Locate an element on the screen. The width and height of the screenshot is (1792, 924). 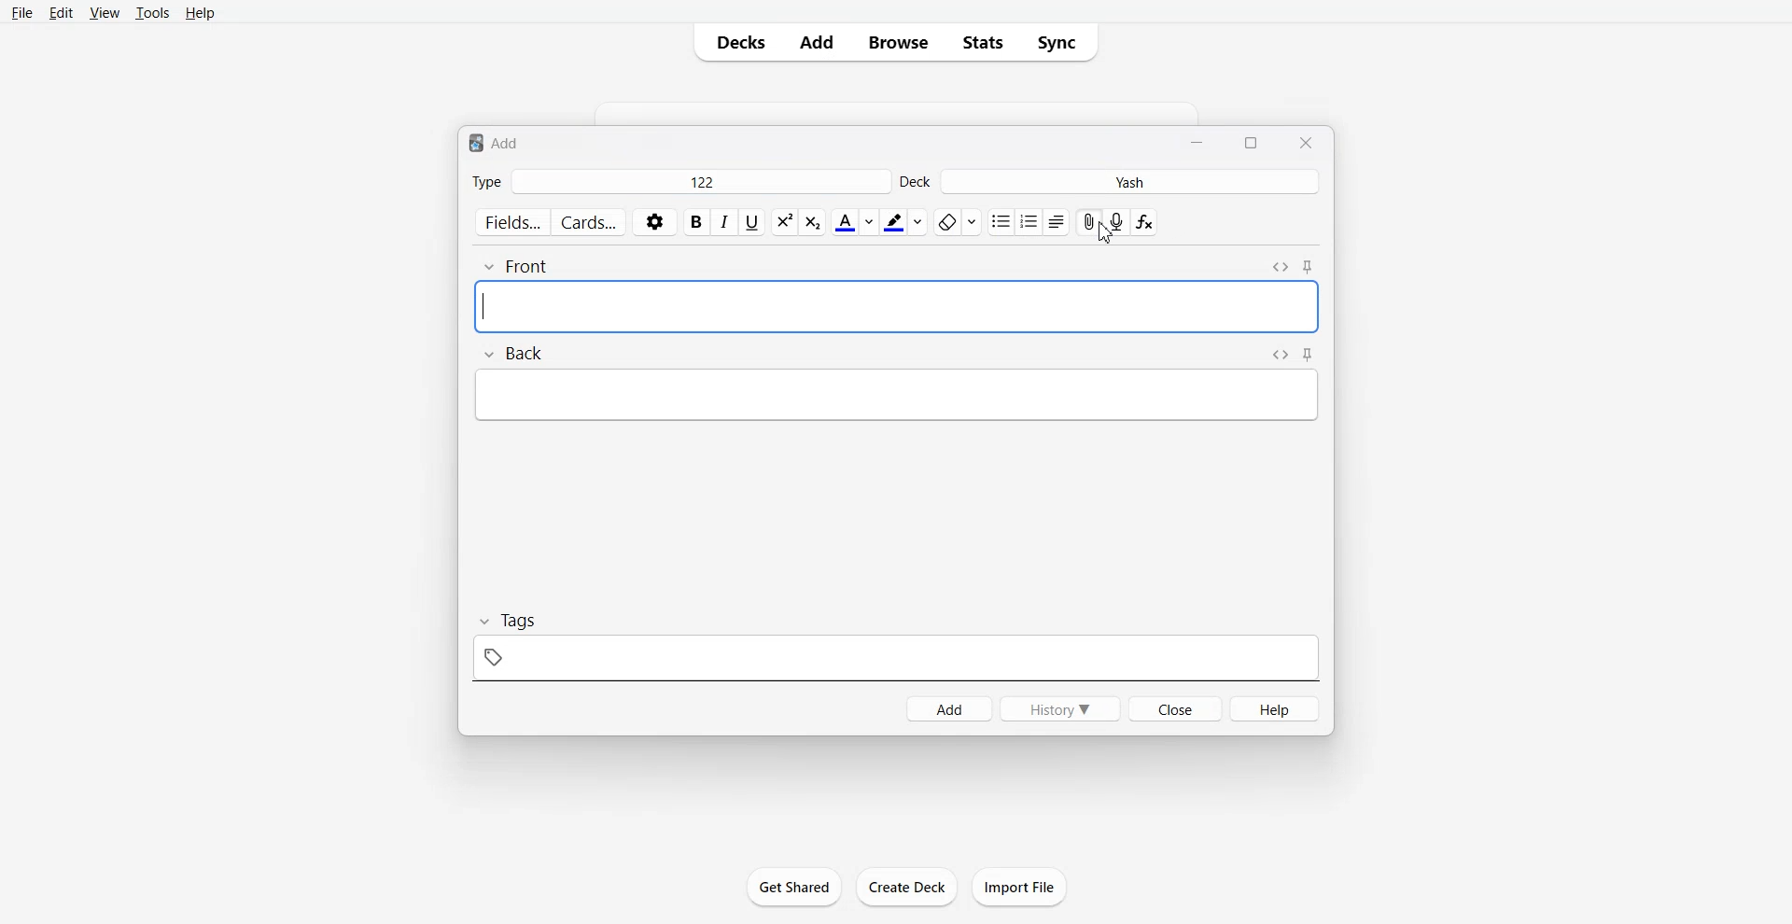
Highlight text color is located at coordinates (903, 222).